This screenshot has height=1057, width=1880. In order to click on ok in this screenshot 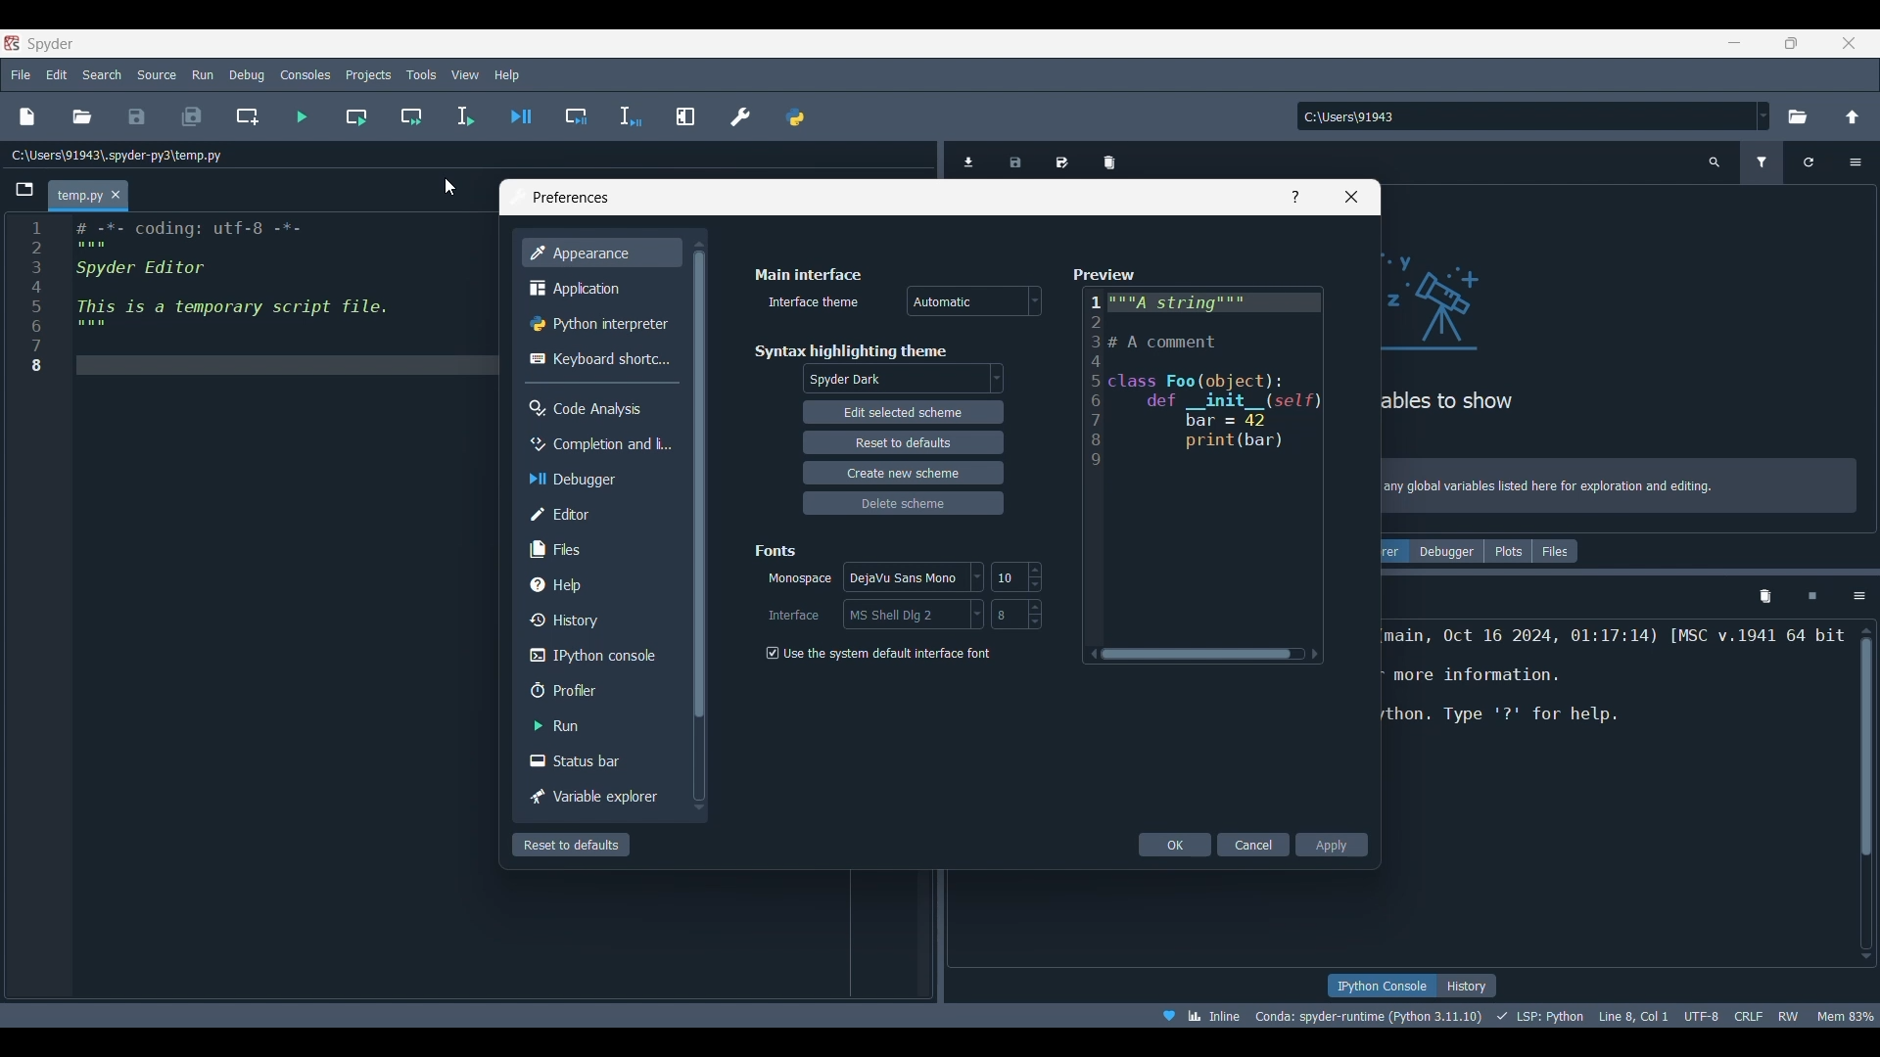, I will do `click(1171, 845)`.